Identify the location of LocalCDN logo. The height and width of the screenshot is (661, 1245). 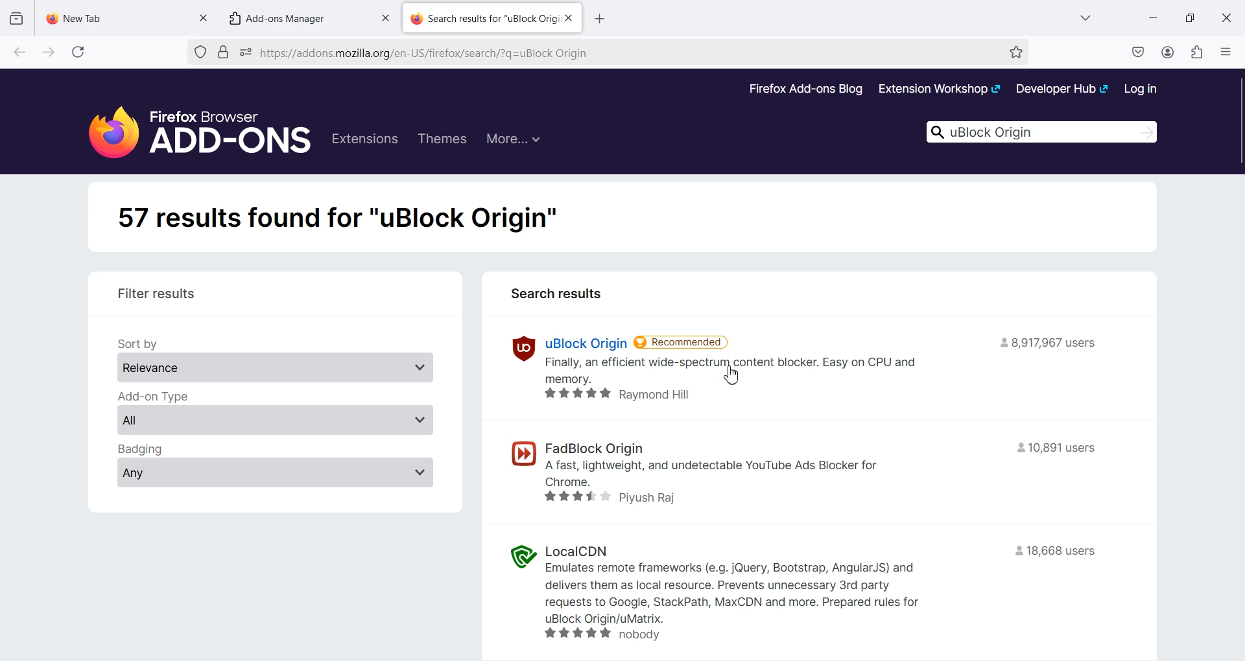
(520, 555).